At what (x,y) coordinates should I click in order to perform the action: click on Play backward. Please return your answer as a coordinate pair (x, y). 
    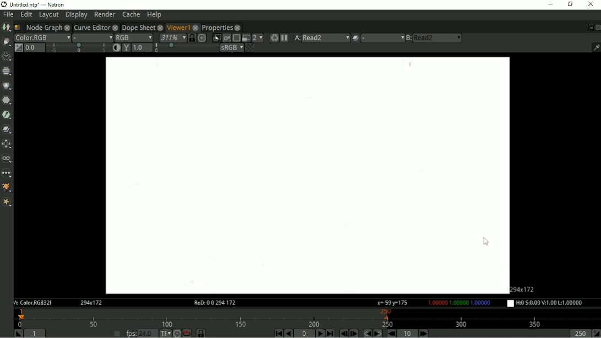
    Looking at the image, I should click on (289, 334).